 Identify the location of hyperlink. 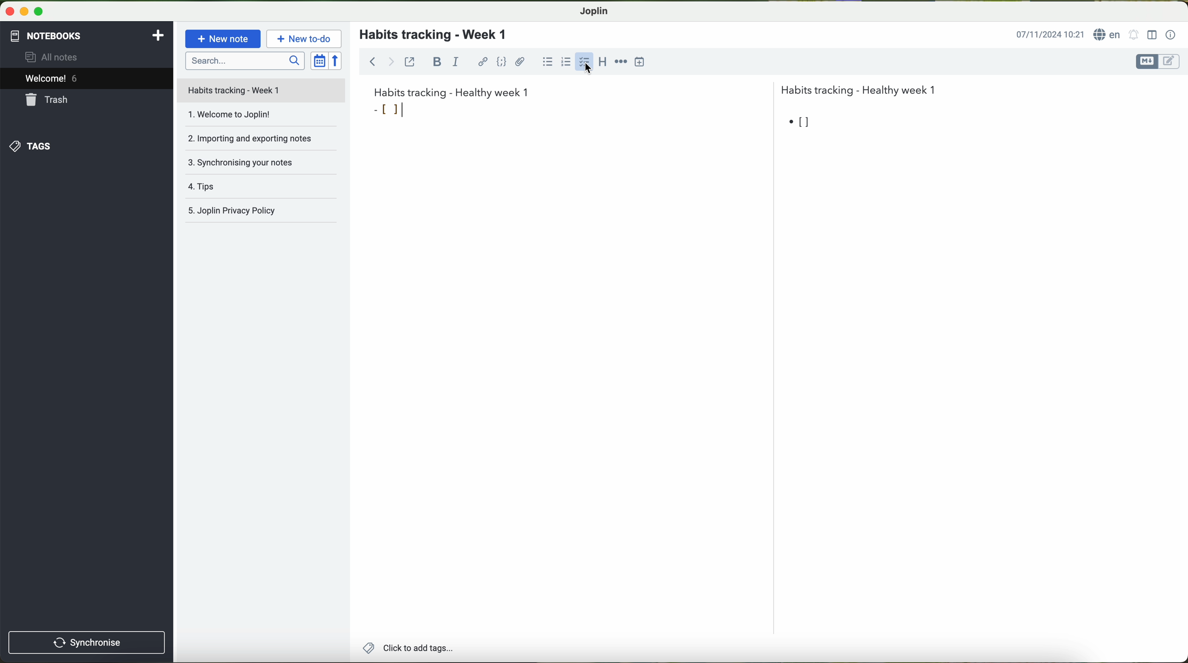
(483, 62).